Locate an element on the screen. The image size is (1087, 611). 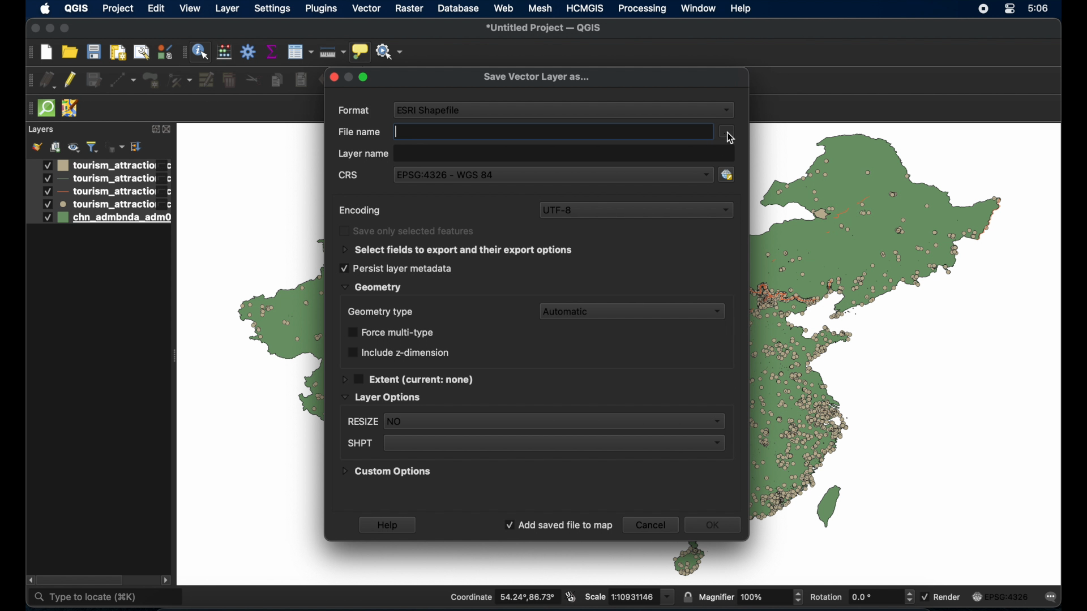
web is located at coordinates (504, 7).